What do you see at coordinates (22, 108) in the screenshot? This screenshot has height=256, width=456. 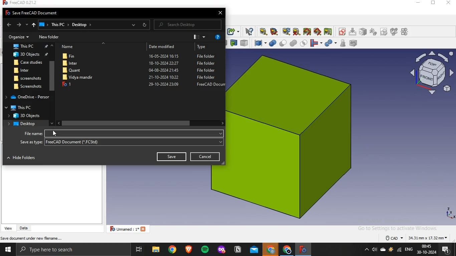 I see `This PC` at bounding box center [22, 108].